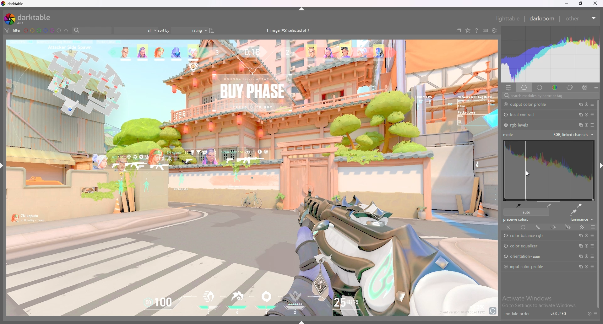  I want to click on Switched on, so click(505, 125).